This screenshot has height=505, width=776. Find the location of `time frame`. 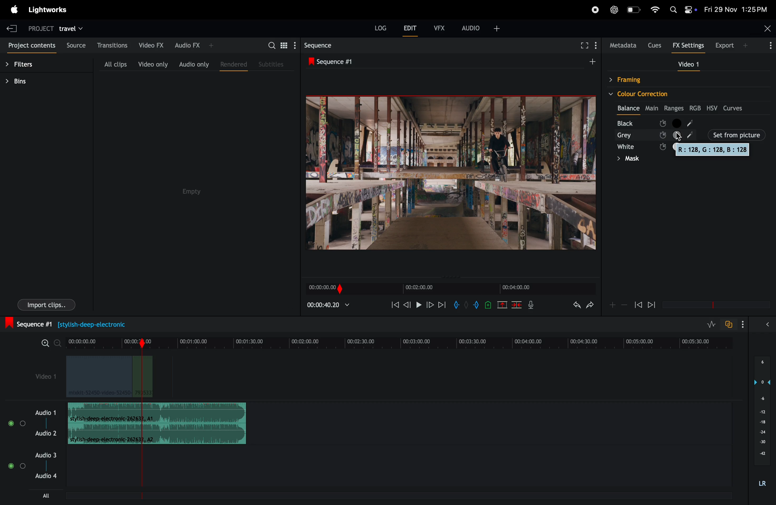

time frame is located at coordinates (449, 289).